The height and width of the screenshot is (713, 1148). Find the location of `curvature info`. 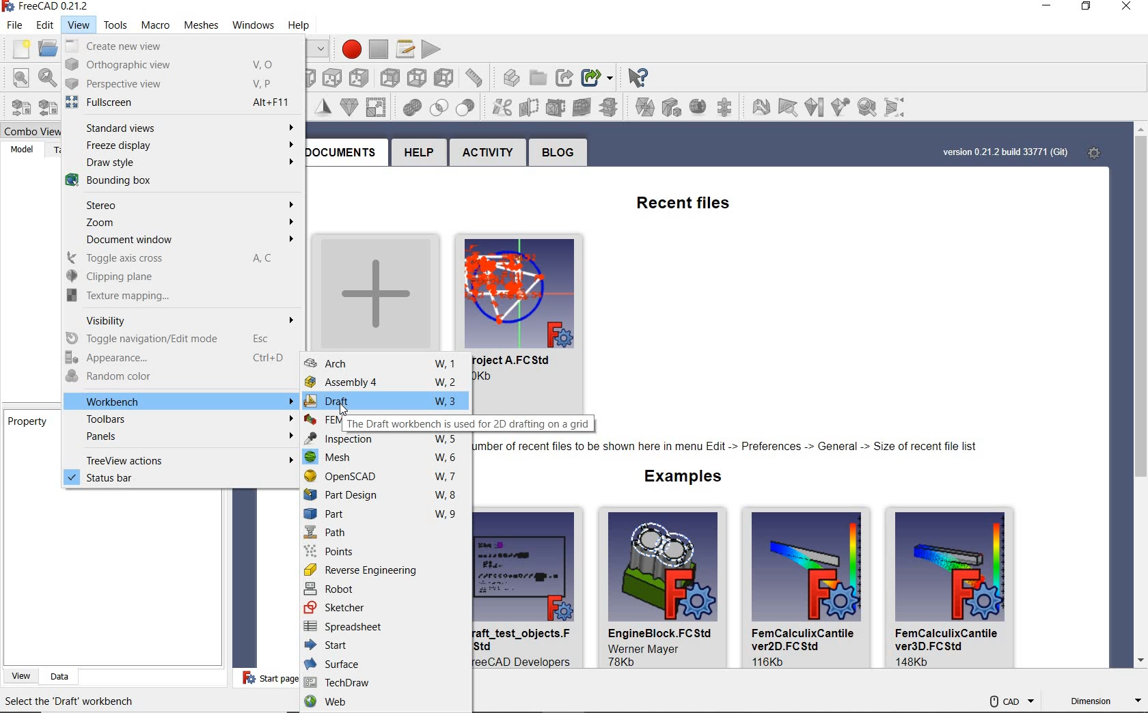

curvature info is located at coordinates (842, 105).